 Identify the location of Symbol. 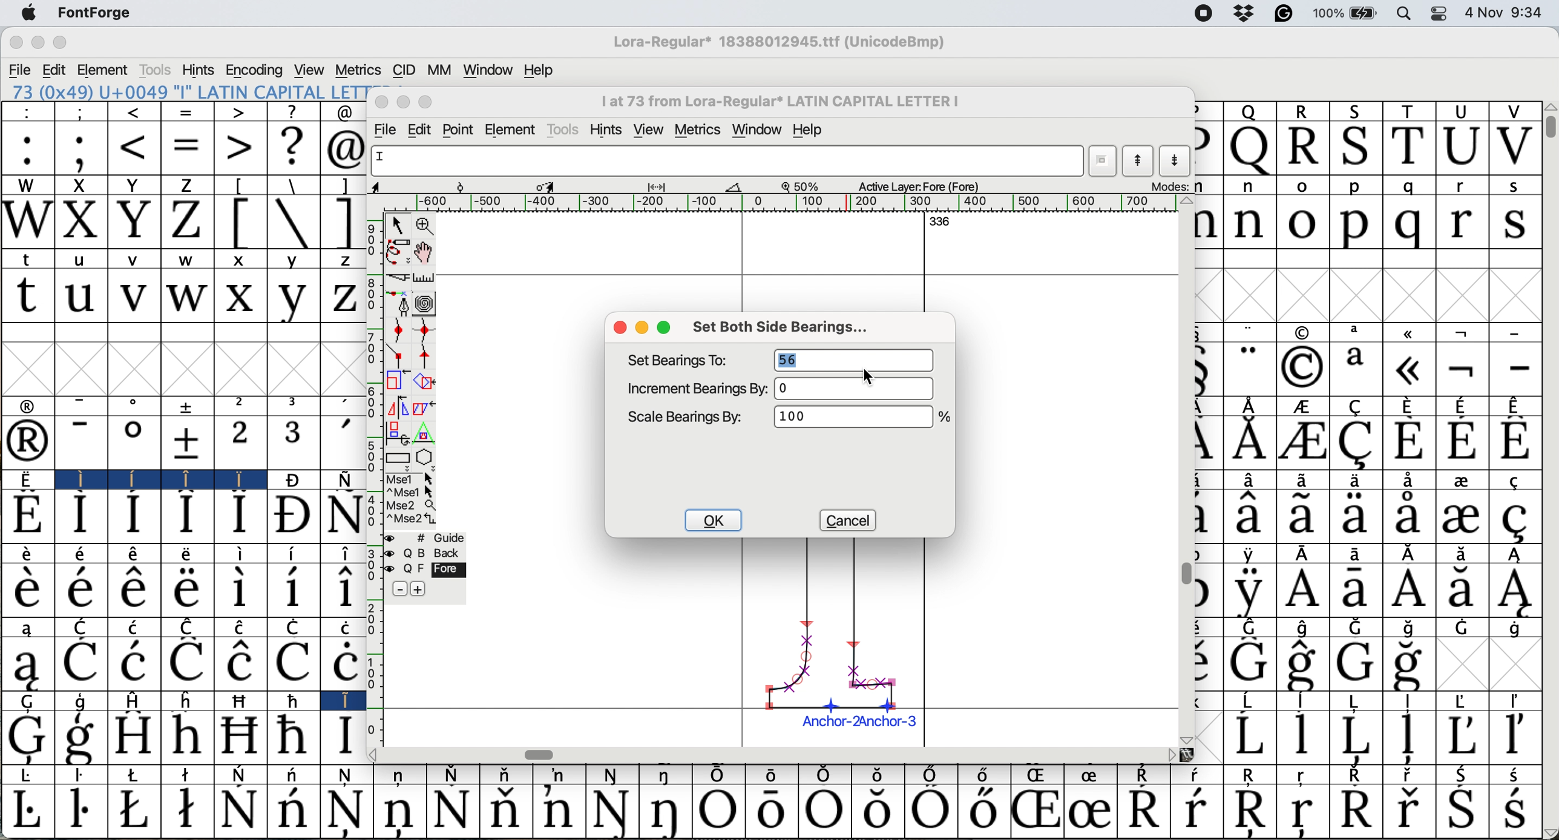
(243, 626).